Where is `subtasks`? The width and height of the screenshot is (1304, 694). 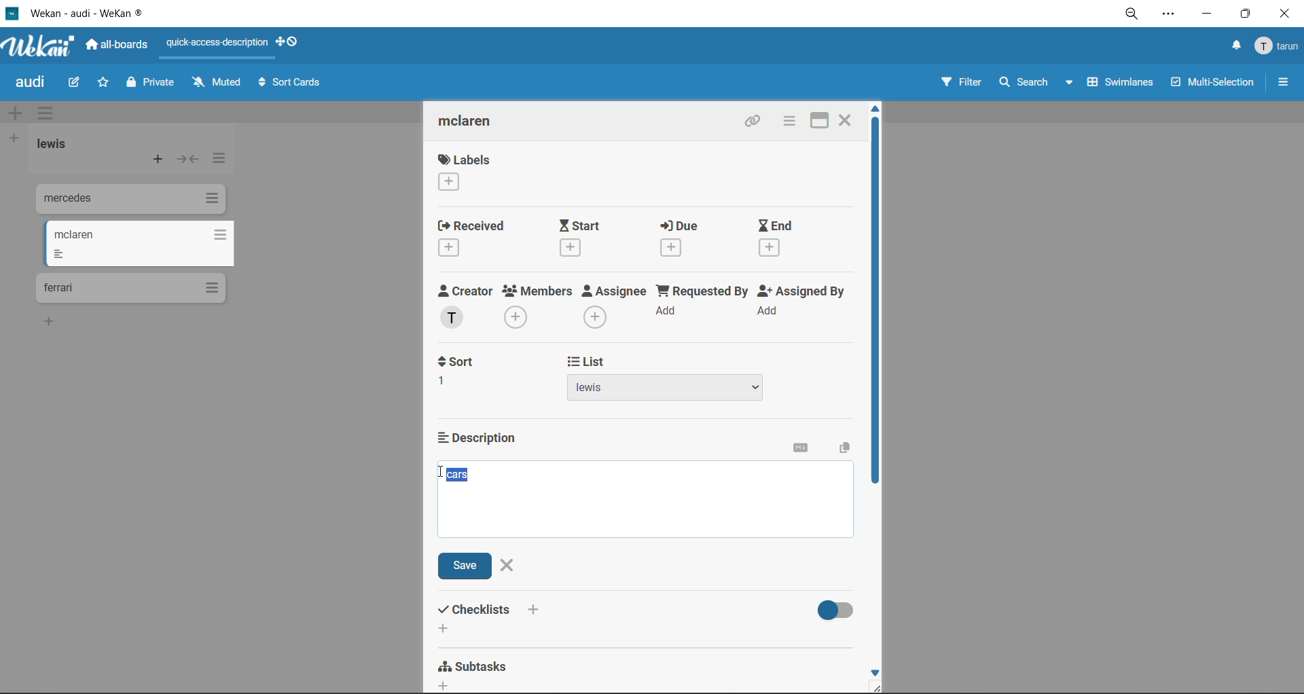
subtasks is located at coordinates (479, 672).